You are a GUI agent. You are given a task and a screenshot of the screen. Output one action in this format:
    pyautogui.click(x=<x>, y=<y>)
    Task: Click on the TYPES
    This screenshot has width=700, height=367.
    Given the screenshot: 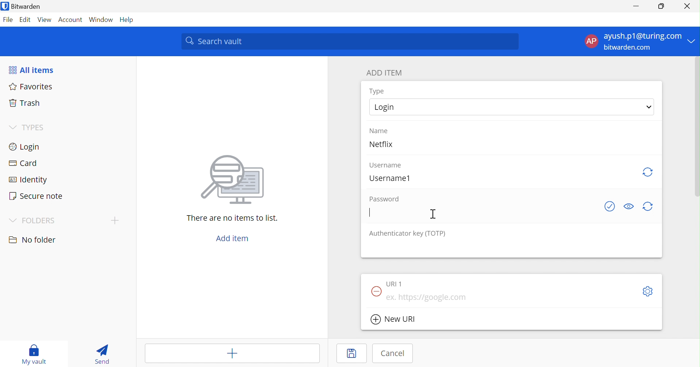 What is the action you would take?
    pyautogui.click(x=28, y=127)
    